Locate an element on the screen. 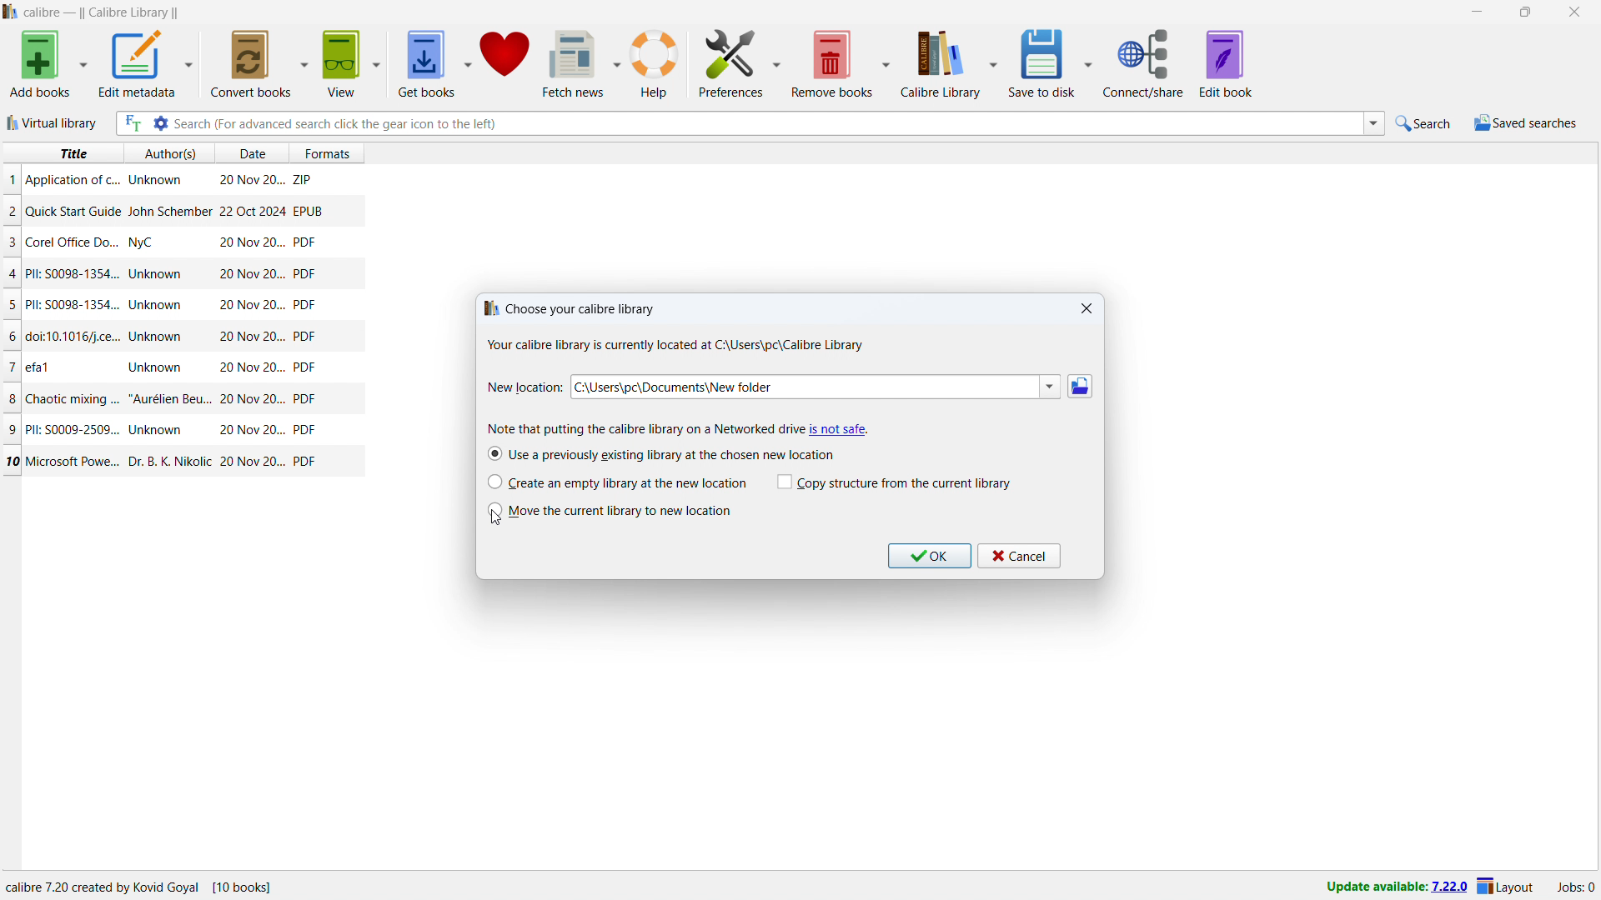 The height and width of the screenshot is (900, 1601). virtual library is located at coordinates (54, 122).